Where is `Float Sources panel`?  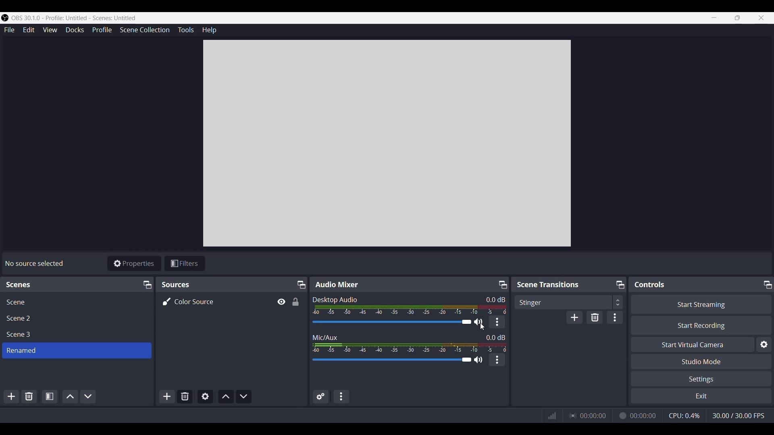 Float Sources panel is located at coordinates (301, 285).